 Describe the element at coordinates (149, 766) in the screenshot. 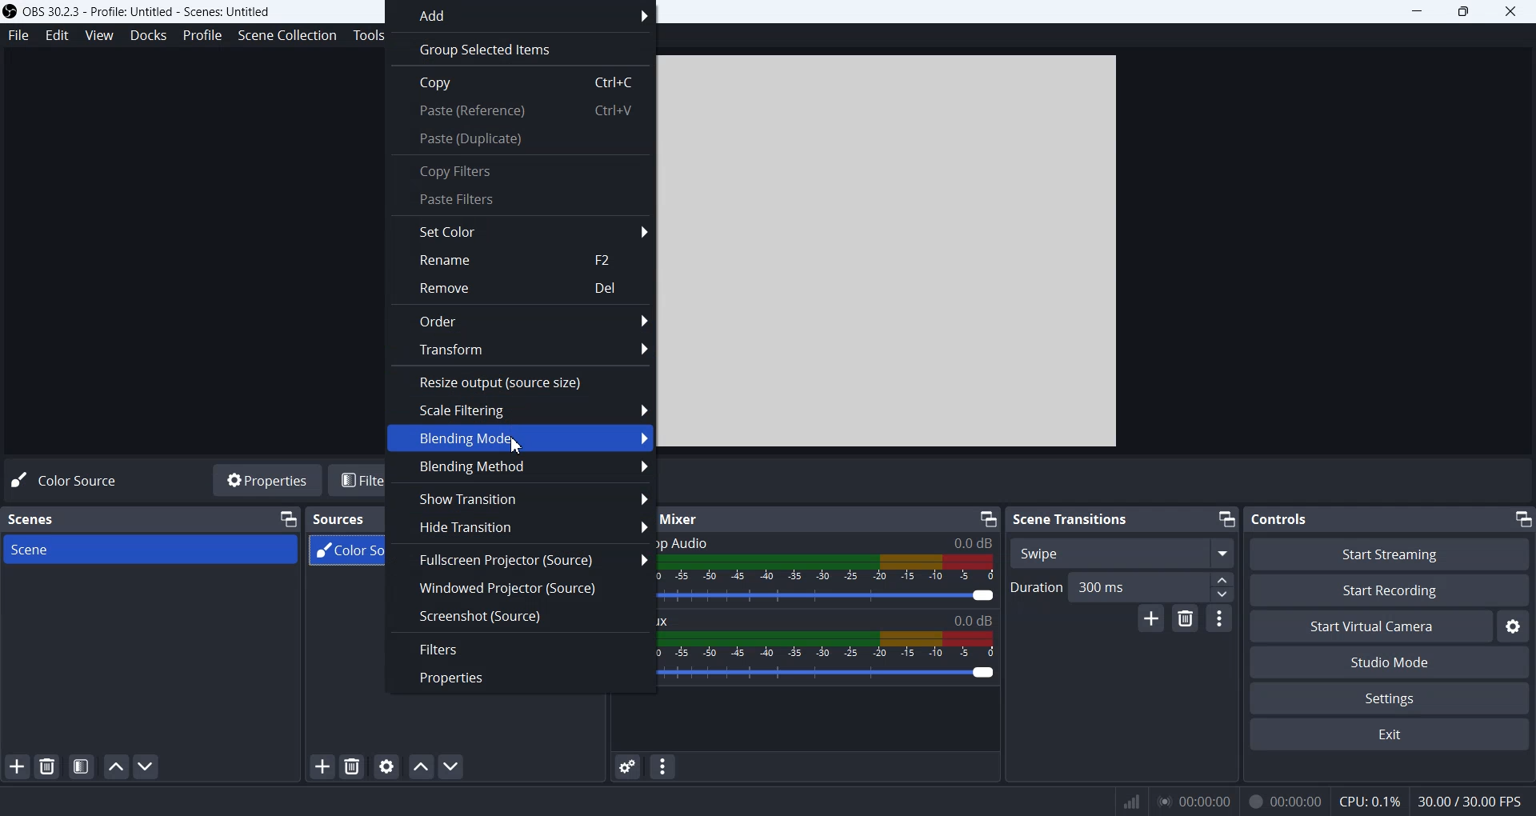

I see `Move Scene Down` at that location.